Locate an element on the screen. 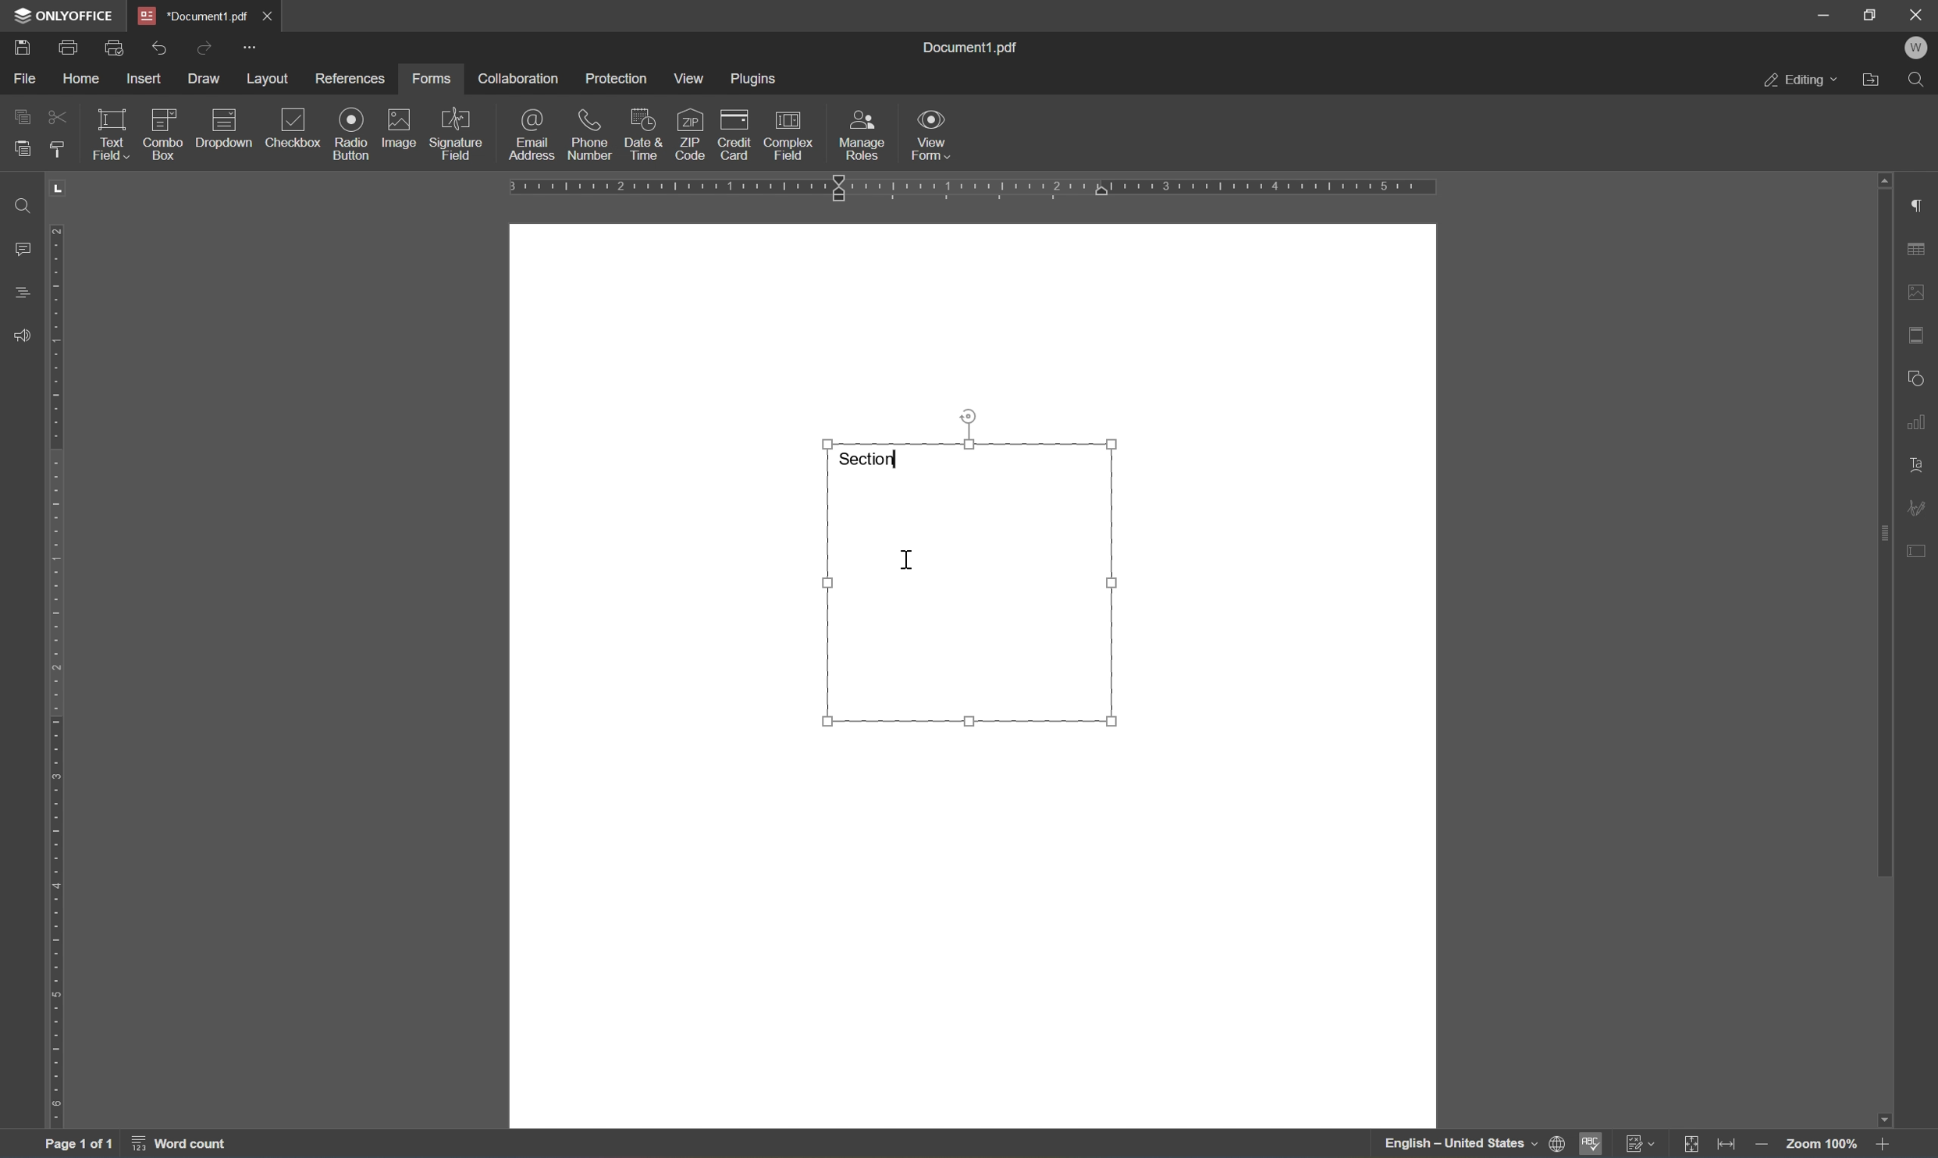 This screenshot has height=1158, width=1938. draw is located at coordinates (206, 79).